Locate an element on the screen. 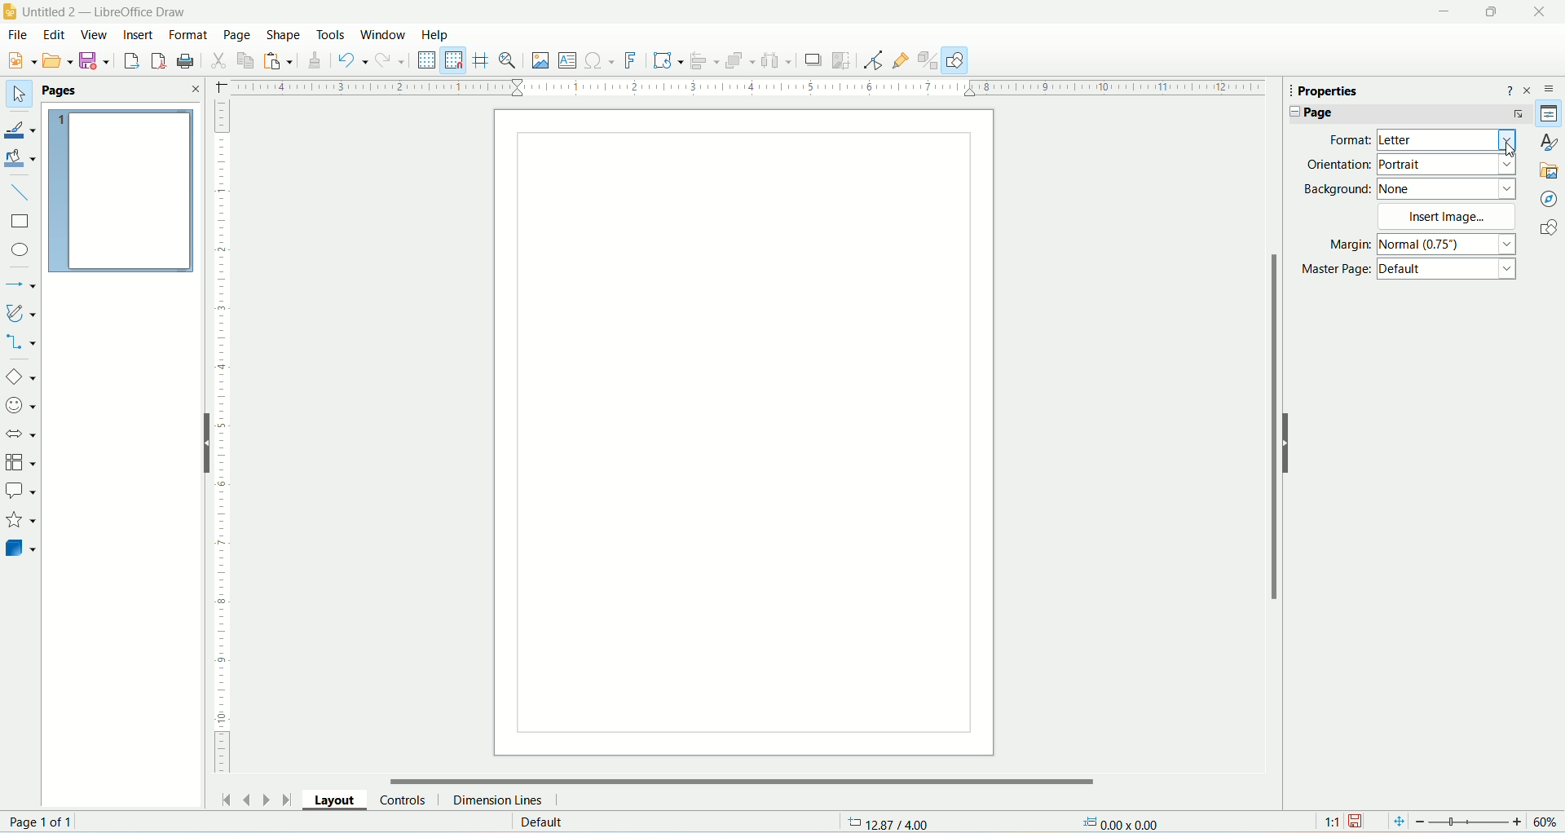  close is located at coordinates (1527, 91).